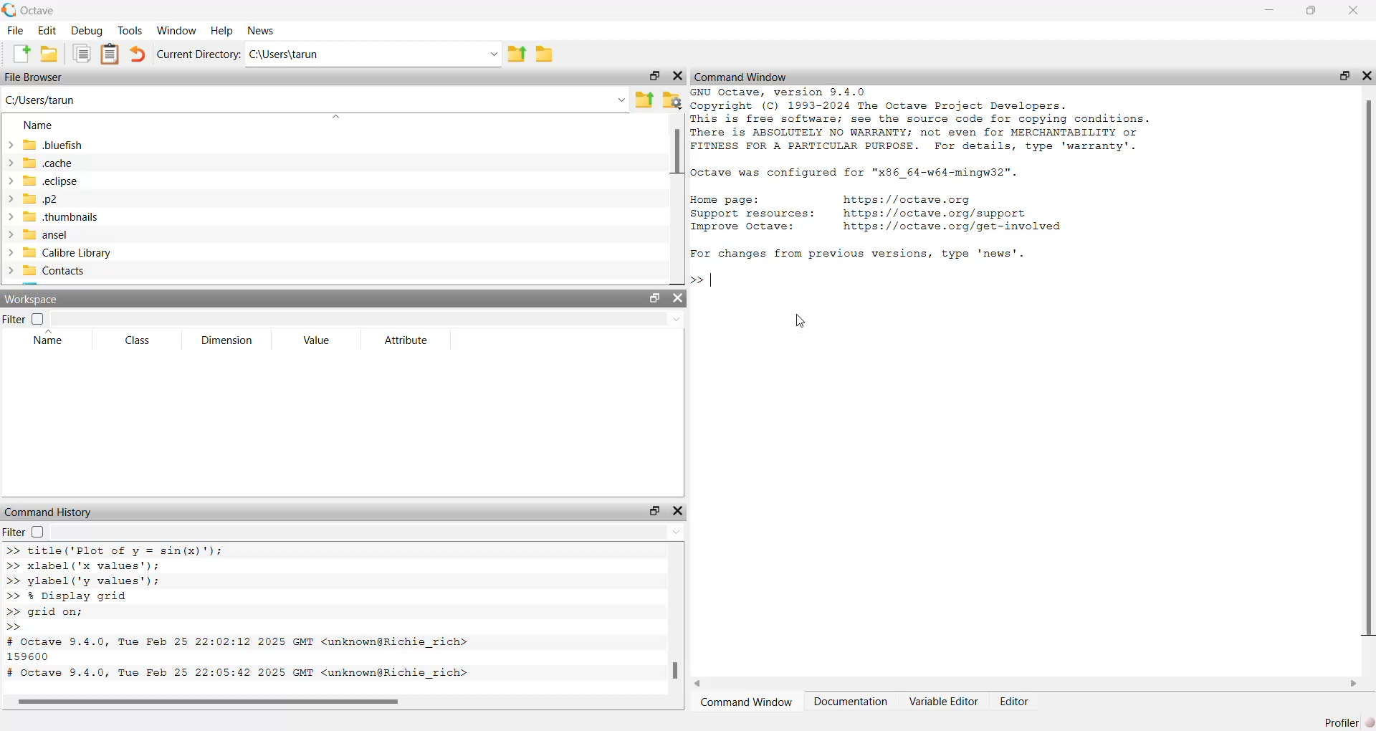 This screenshot has height=731, width=1376. What do you see at coordinates (643, 99) in the screenshot?
I see `Parent directory` at bounding box center [643, 99].